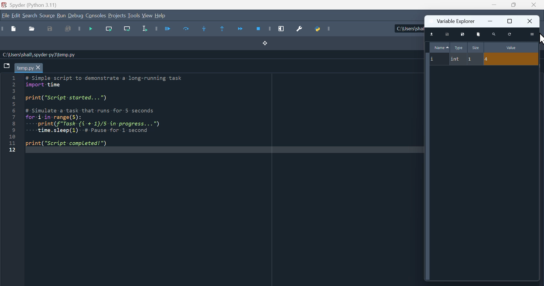 Image resolution: width=544 pixels, height=286 pixels. I want to click on Run current line and go to the next one, so click(127, 31).